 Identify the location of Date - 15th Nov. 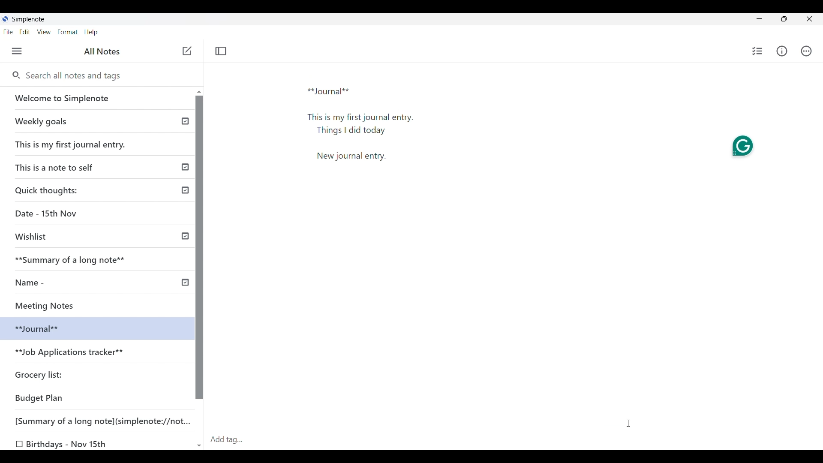
(48, 213).